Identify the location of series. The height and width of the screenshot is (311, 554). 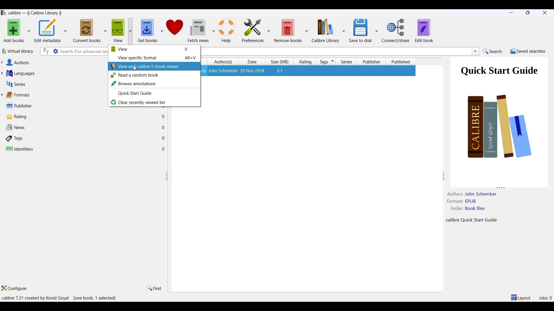
(349, 62).